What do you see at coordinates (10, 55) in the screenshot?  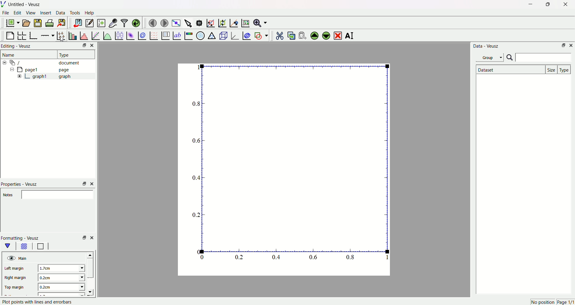 I see `Name` at bounding box center [10, 55].